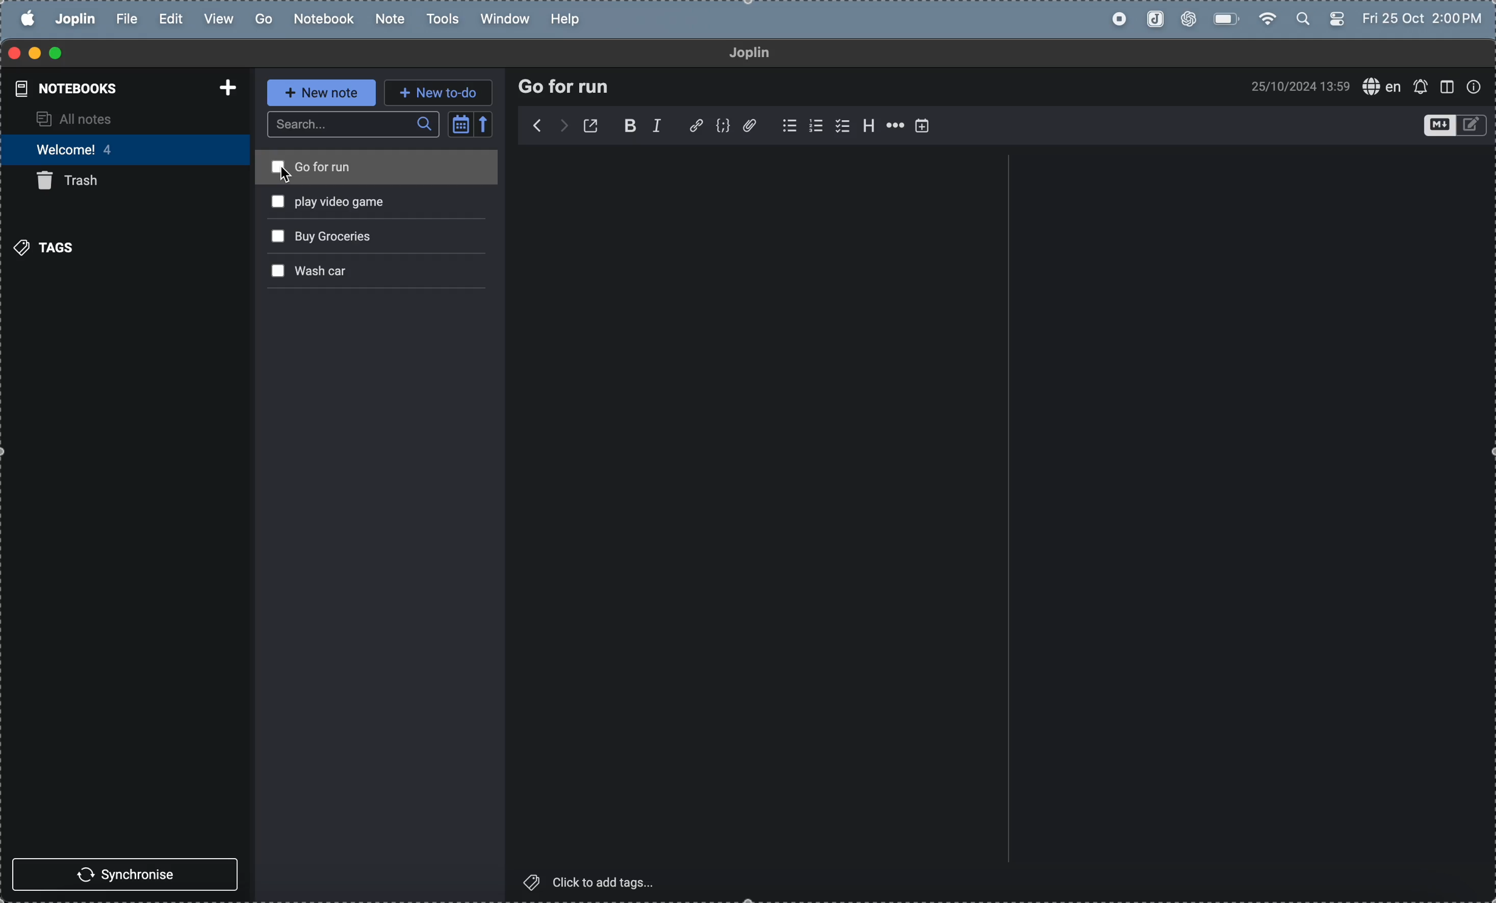 The image size is (1496, 903). Describe the element at coordinates (273, 272) in the screenshot. I see `check box` at that location.